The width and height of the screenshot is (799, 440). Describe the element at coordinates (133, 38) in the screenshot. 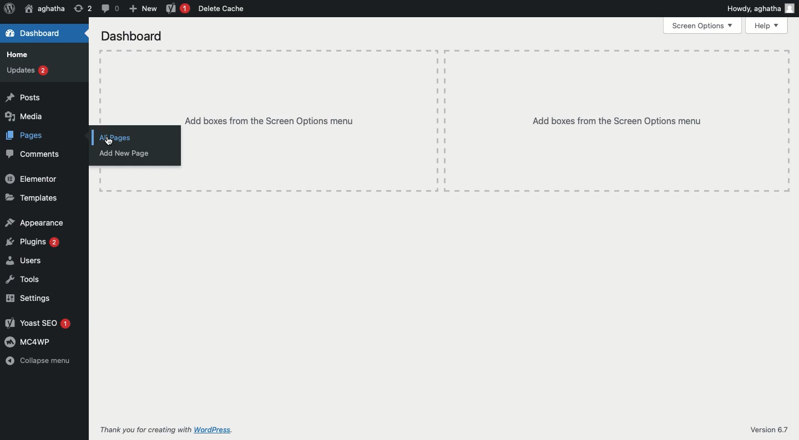

I see `Dashboard` at that location.